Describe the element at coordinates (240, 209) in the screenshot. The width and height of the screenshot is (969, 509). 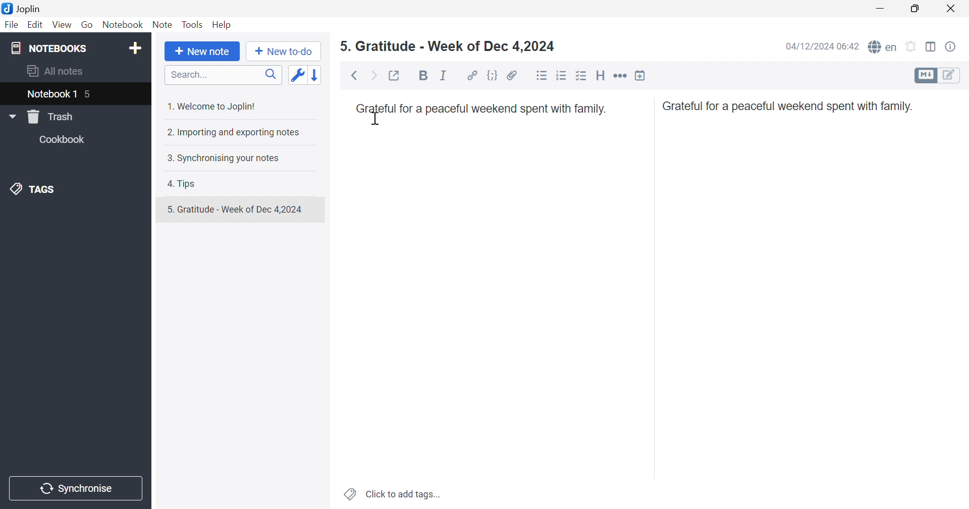
I see `5. Gratitude - Week of Dec 4,2024` at that location.